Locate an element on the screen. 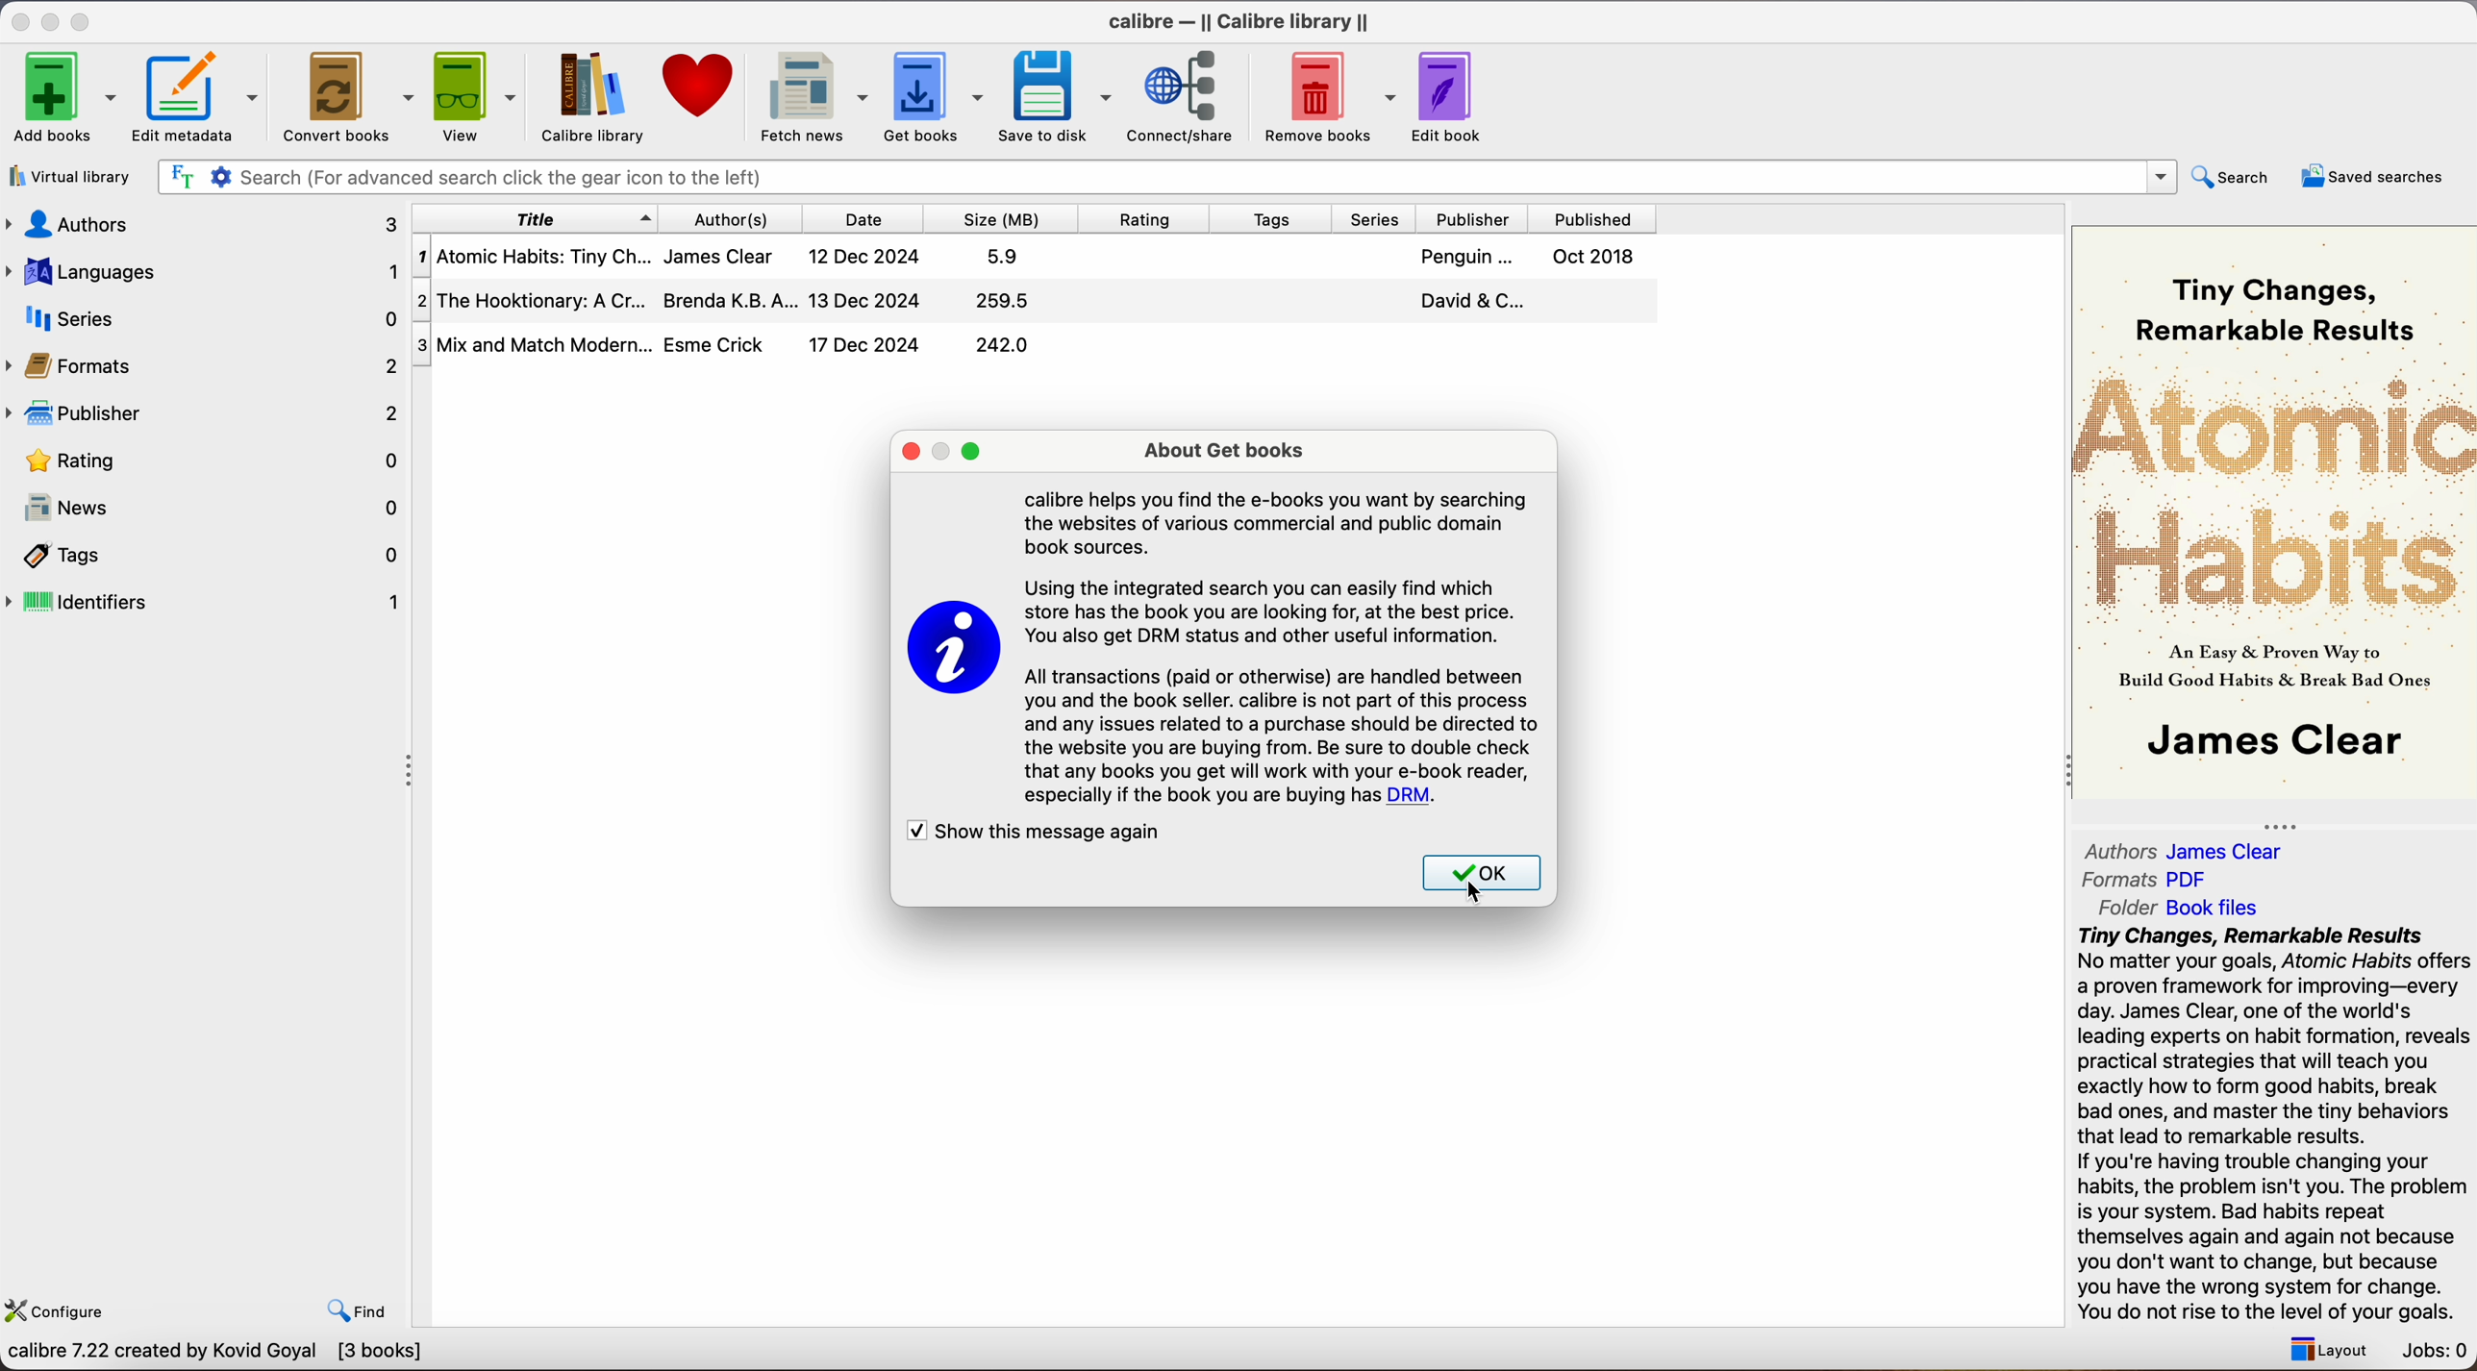 The width and height of the screenshot is (2477, 1371). Rating is located at coordinates (1145, 221).